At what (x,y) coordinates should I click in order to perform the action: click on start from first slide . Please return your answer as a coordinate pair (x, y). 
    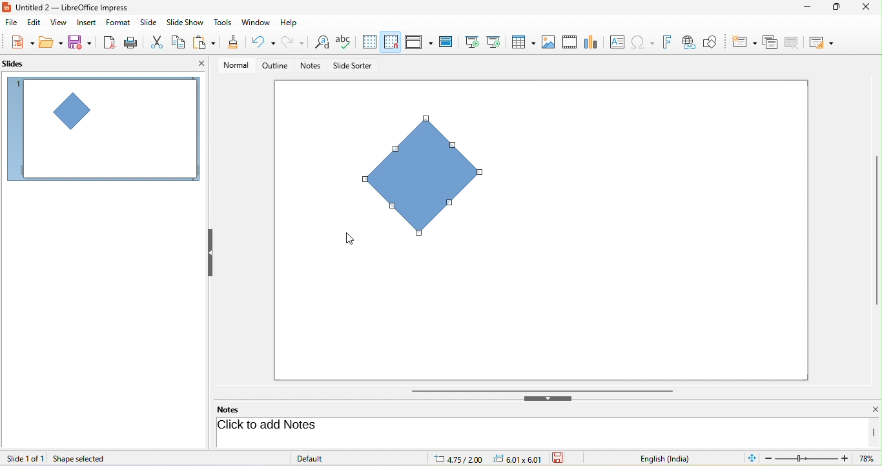
    Looking at the image, I should click on (472, 41).